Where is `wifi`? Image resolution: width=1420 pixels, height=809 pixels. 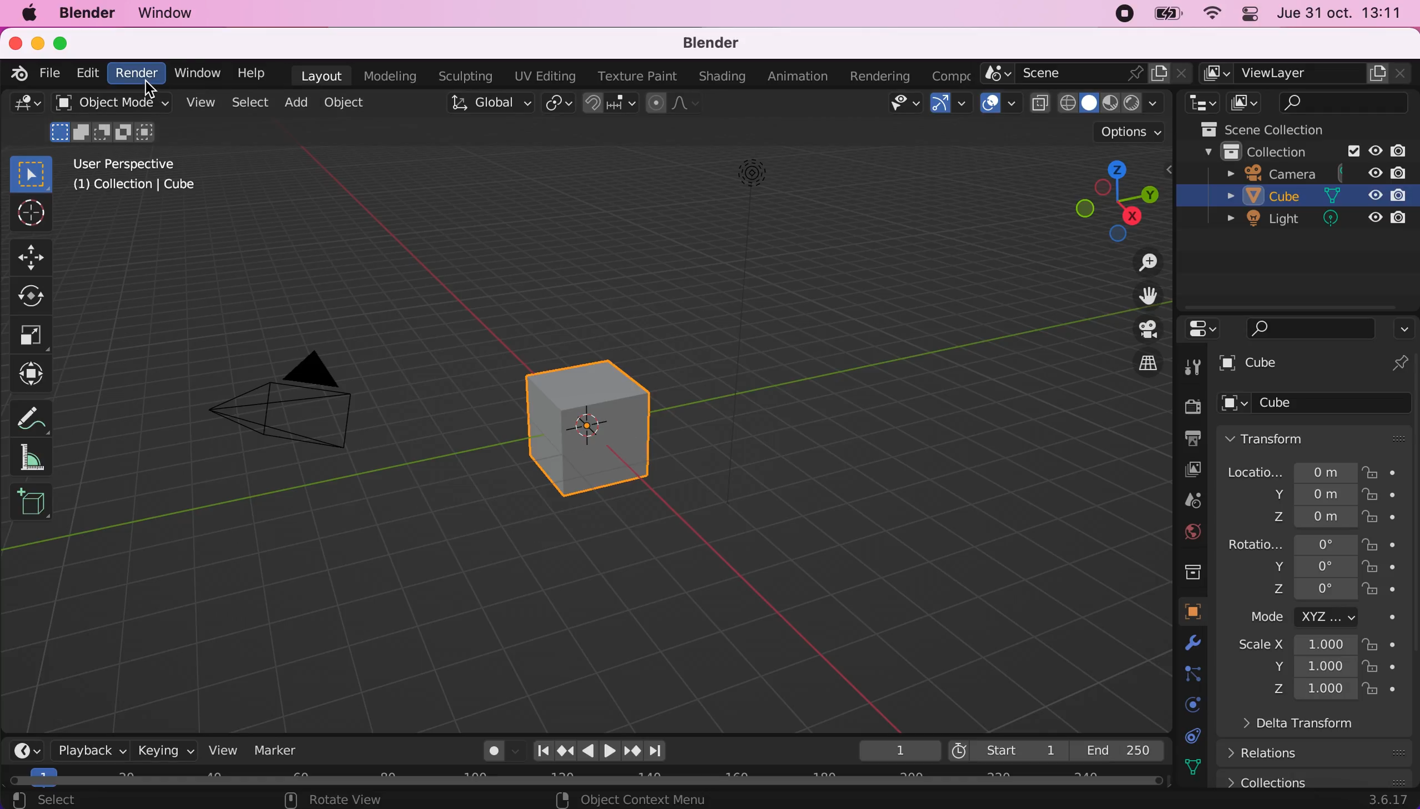
wifi is located at coordinates (1212, 18).